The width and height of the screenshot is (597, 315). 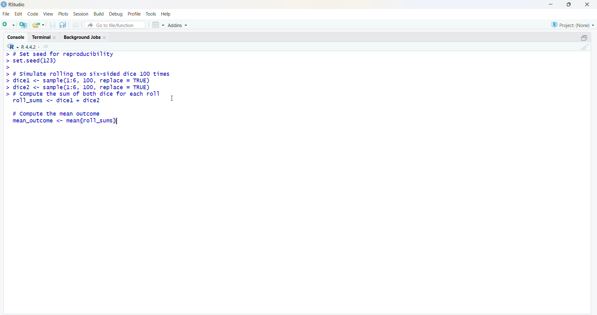 I want to click on save, so click(x=52, y=25).